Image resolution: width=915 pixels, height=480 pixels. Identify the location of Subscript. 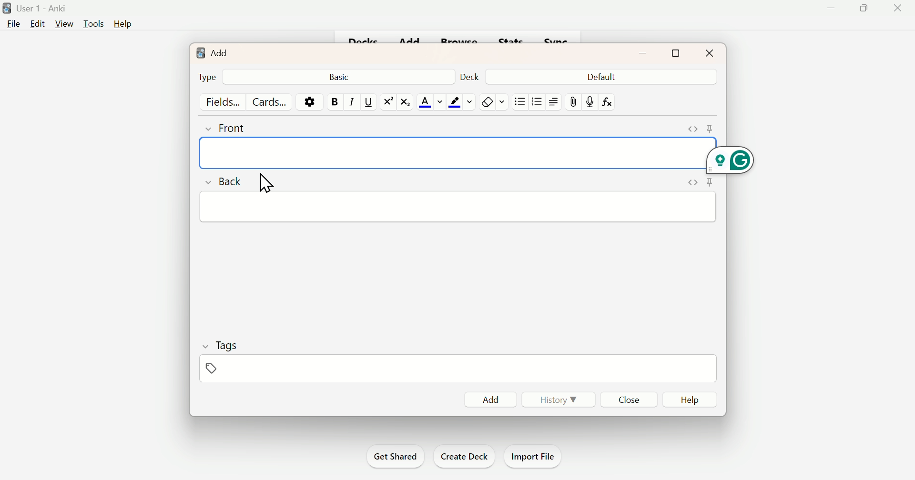
(405, 102).